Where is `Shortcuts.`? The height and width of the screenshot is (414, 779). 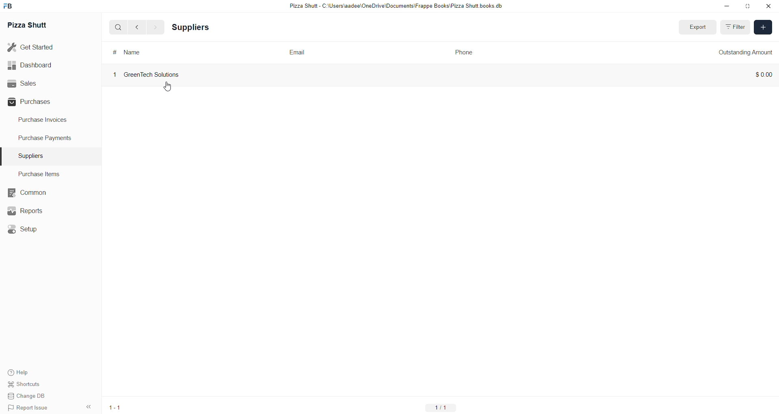 Shortcuts. is located at coordinates (30, 386).